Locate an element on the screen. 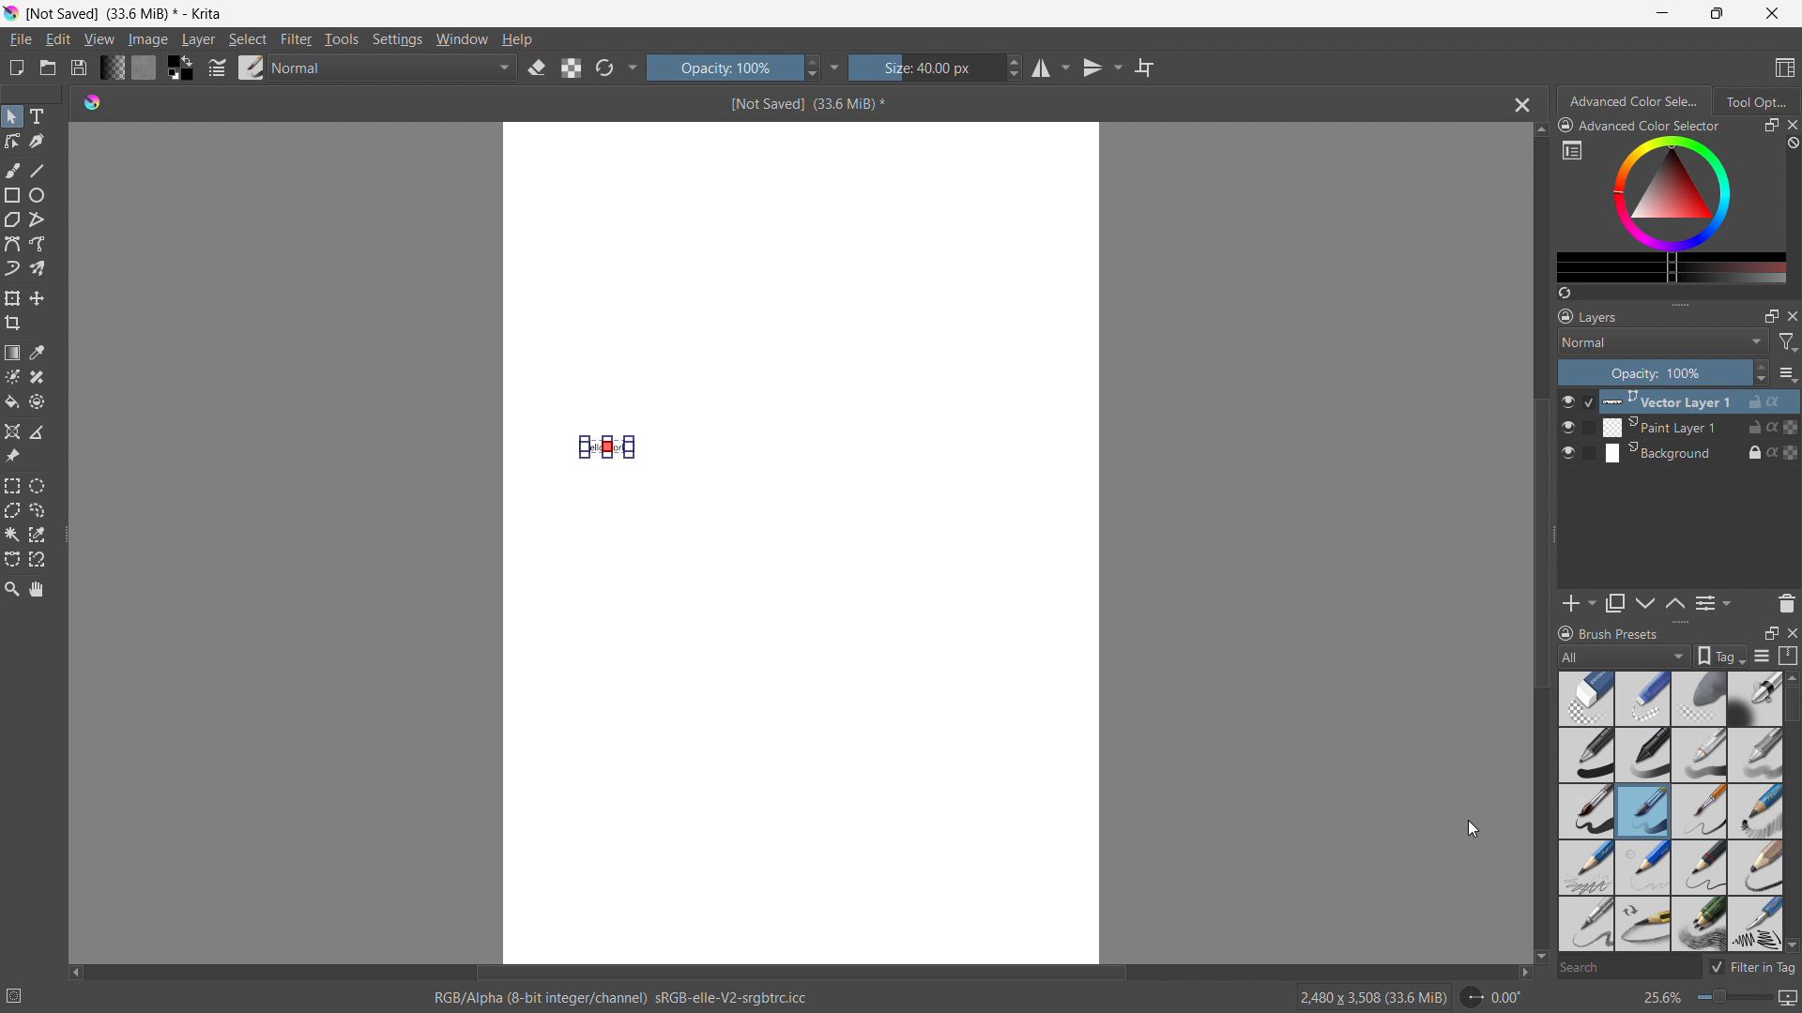 This screenshot has width=1802, height=1013. filter in tag is located at coordinates (1752, 964).